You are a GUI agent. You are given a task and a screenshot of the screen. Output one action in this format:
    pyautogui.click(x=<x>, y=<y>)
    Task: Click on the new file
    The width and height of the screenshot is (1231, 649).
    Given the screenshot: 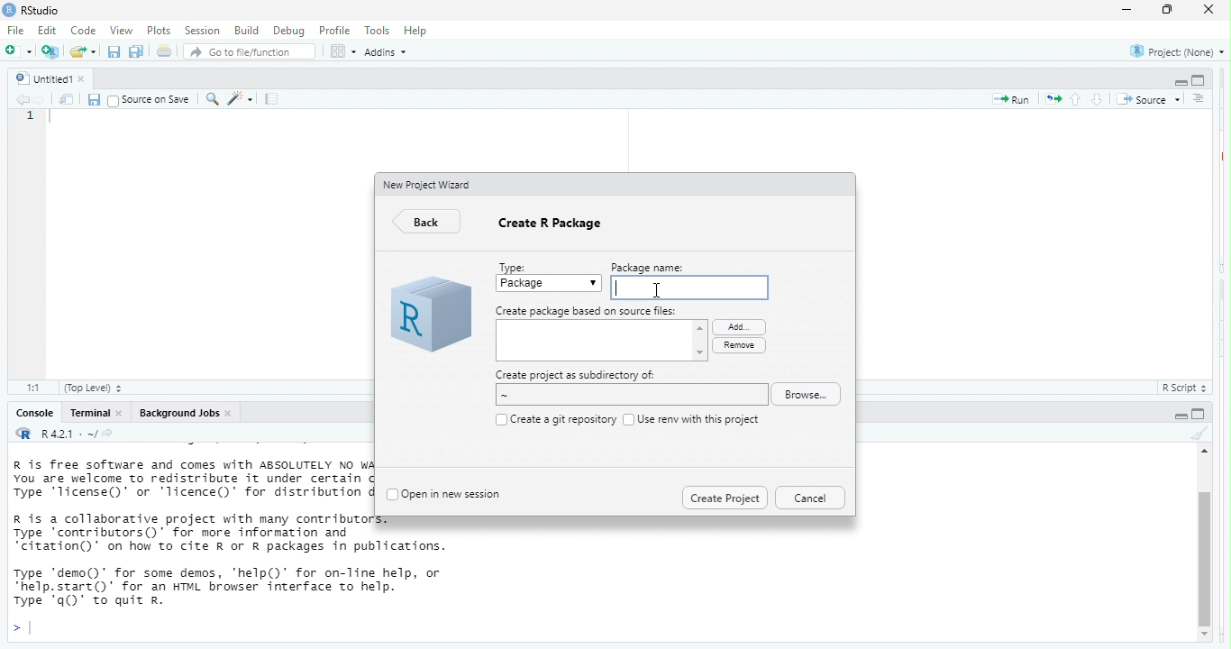 What is the action you would take?
    pyautogui.click(x=17, y=51)
    